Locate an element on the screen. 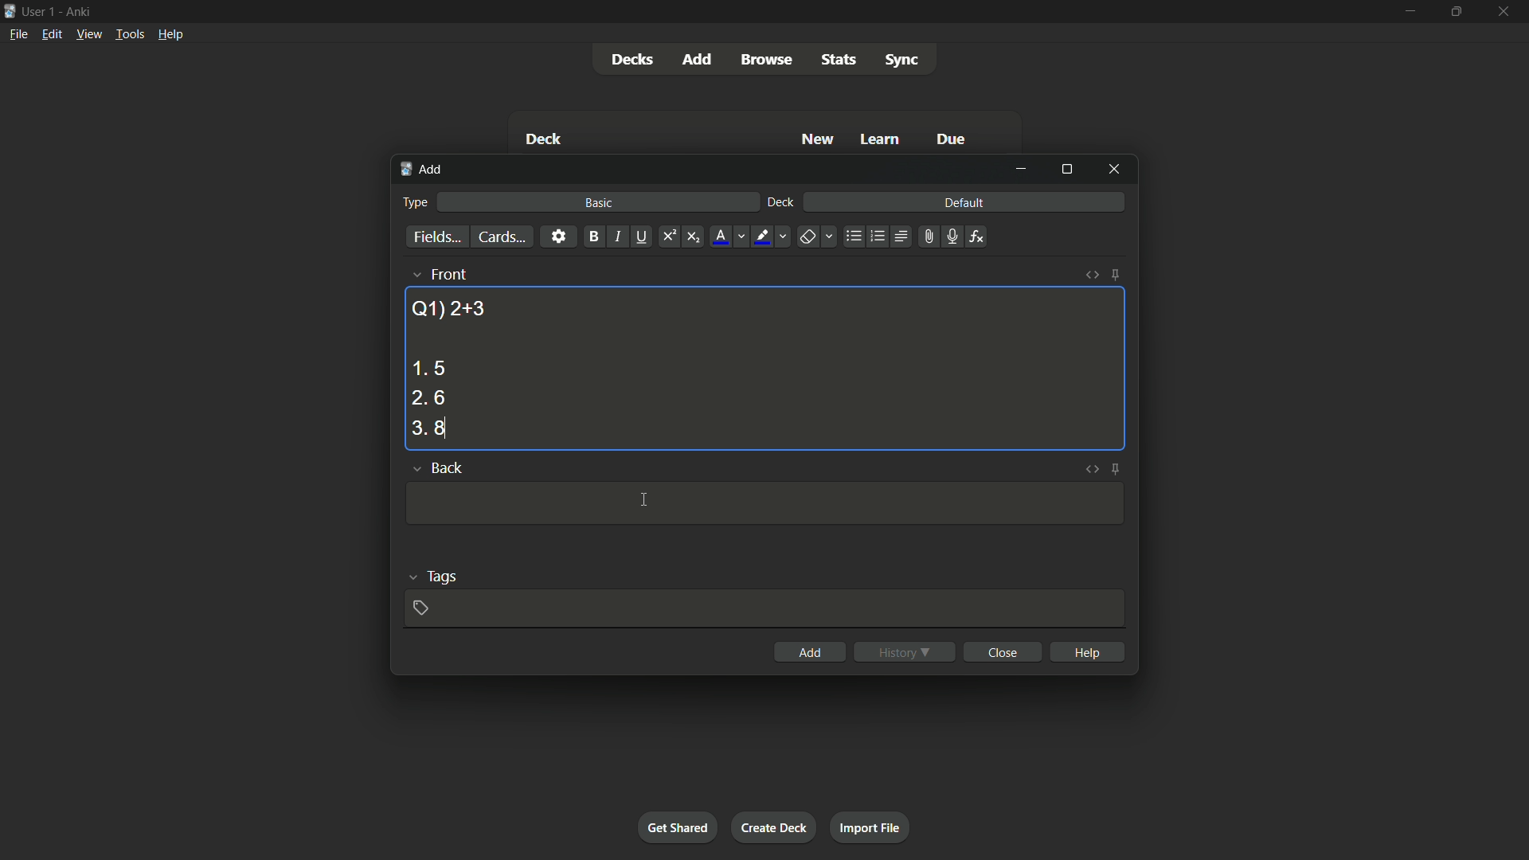 The width and height of the screenshot is (1529, 860). ordered list is located at coordinates (878, 236).